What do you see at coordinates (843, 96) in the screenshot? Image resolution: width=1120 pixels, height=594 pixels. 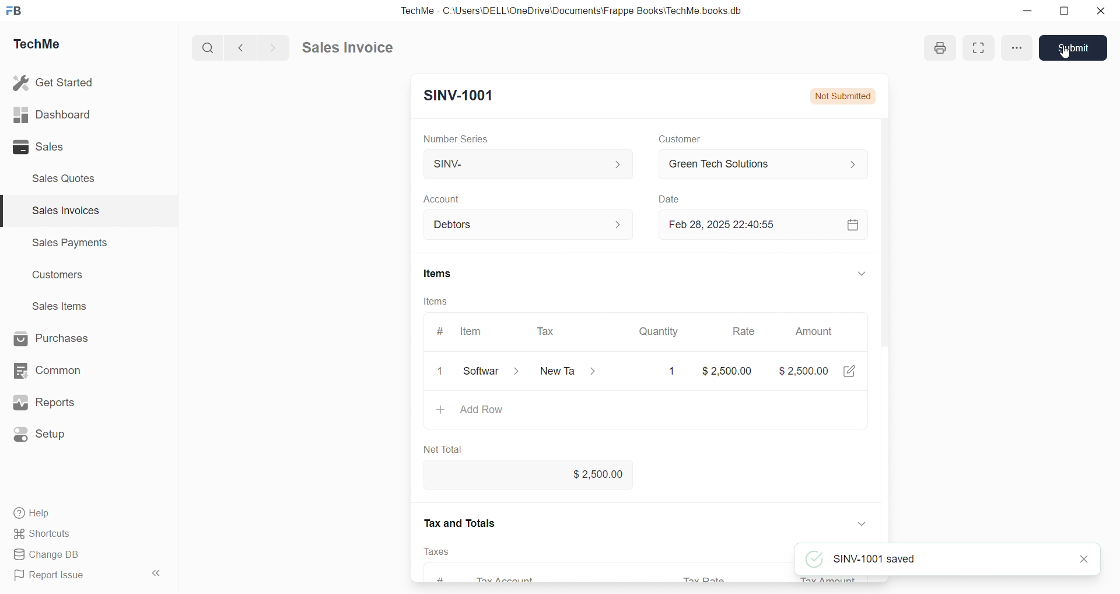 I see `Not Submitted` at bounding box center [843, 96].